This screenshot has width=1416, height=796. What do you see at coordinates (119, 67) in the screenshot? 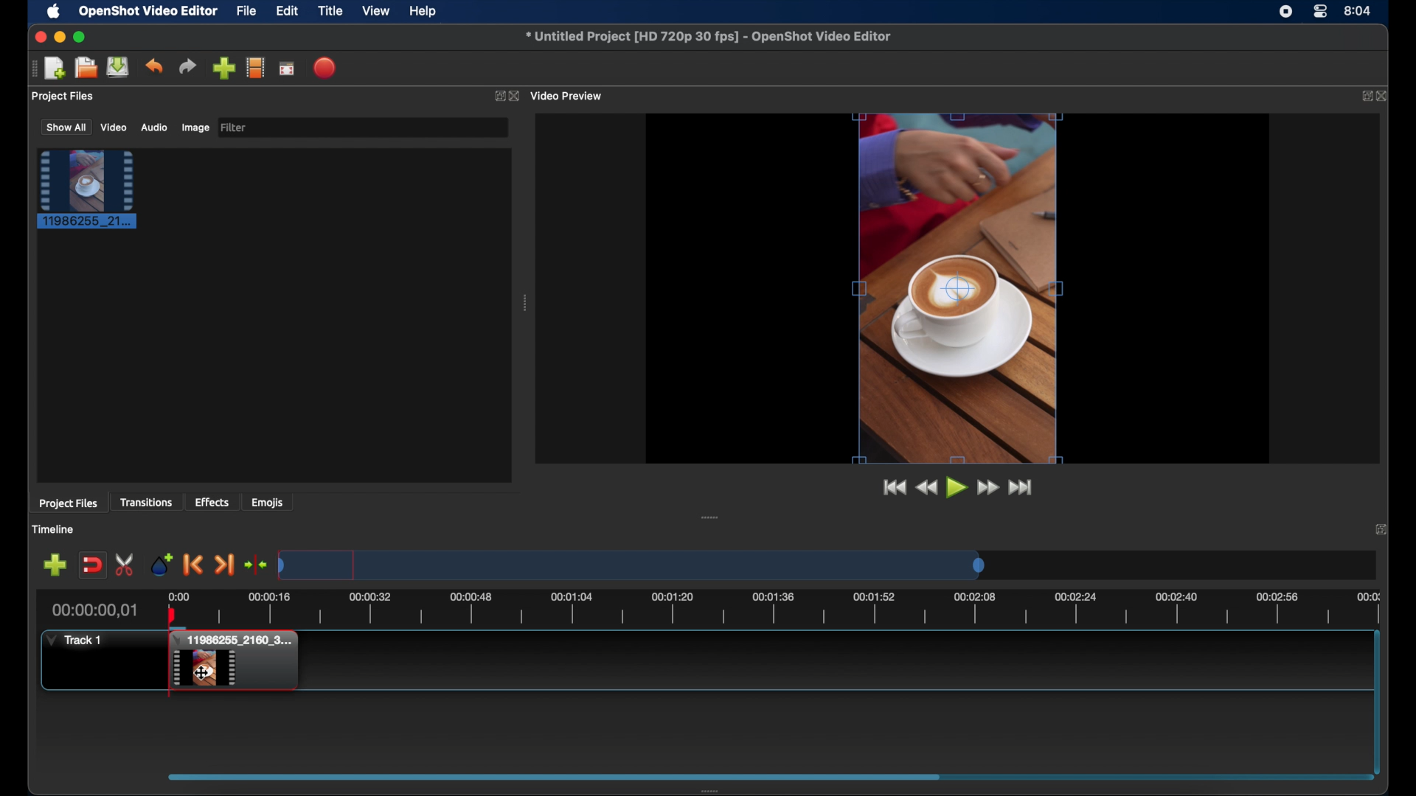
I see `save project` at bounding box center [119, 67].